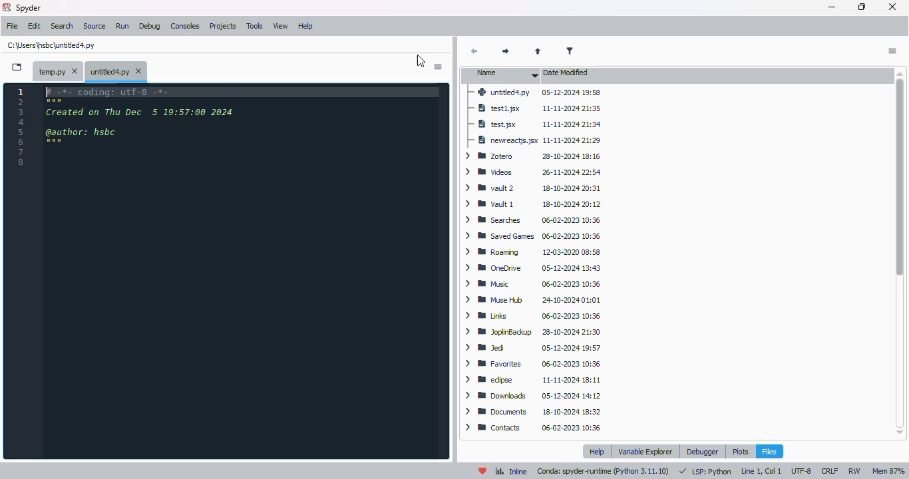 The height and width of the screenshot is (479, 909). What do you see at coordinates (94, 26) in the screenshot?
I see `source` at bounding box center [94, 26].